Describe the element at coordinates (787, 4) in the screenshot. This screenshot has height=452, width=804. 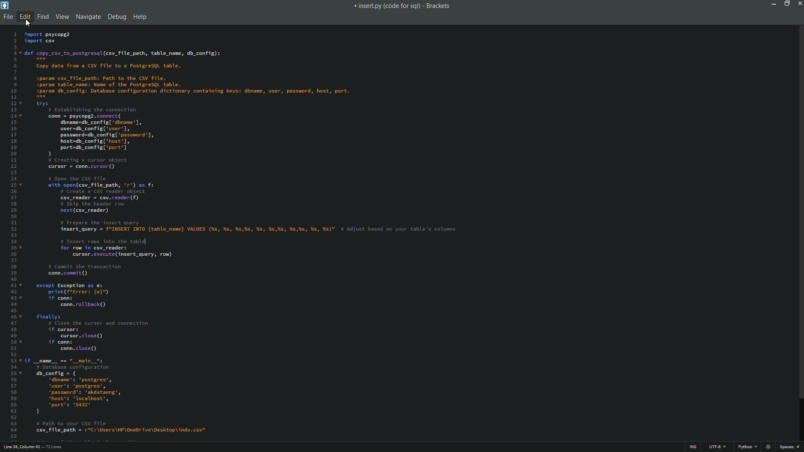
I see `maximize` at that location.